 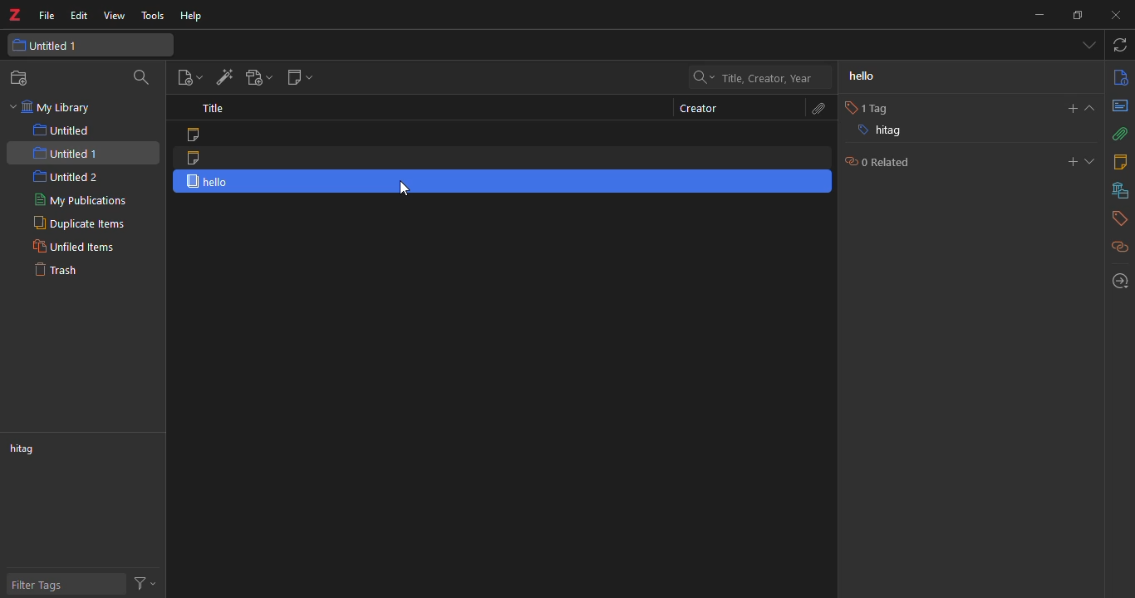 I want to click on untitled 1, so click(x=65, y=155).